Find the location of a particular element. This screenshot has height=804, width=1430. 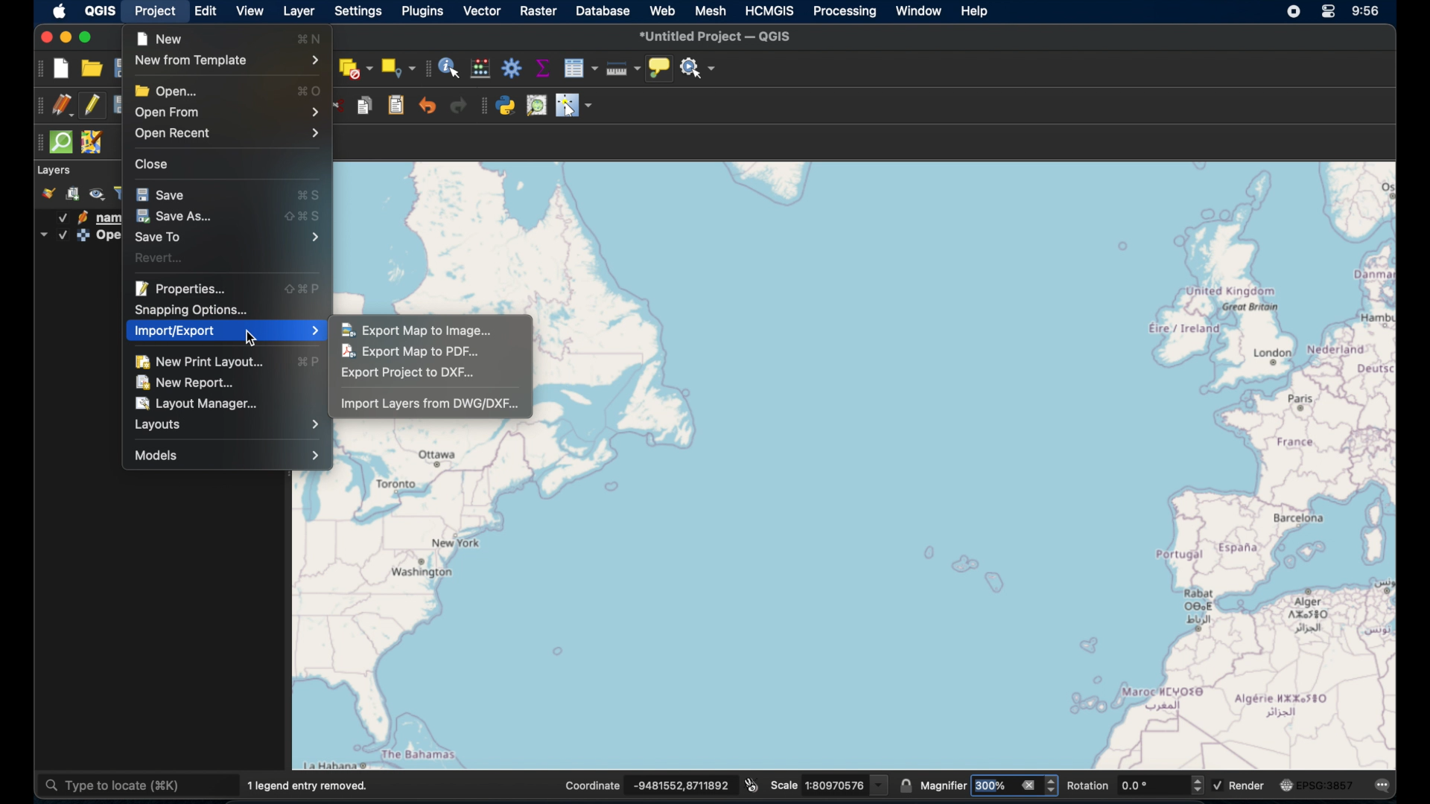

view is located at coordinates (247, 10).